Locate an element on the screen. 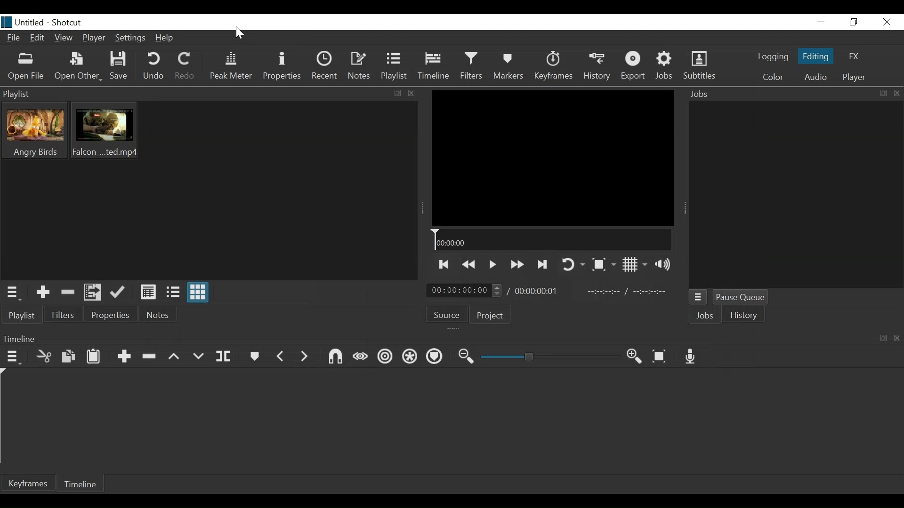 The width and height of the screenshot is (904, 508). Cursor is located at coordinates (241, 33).